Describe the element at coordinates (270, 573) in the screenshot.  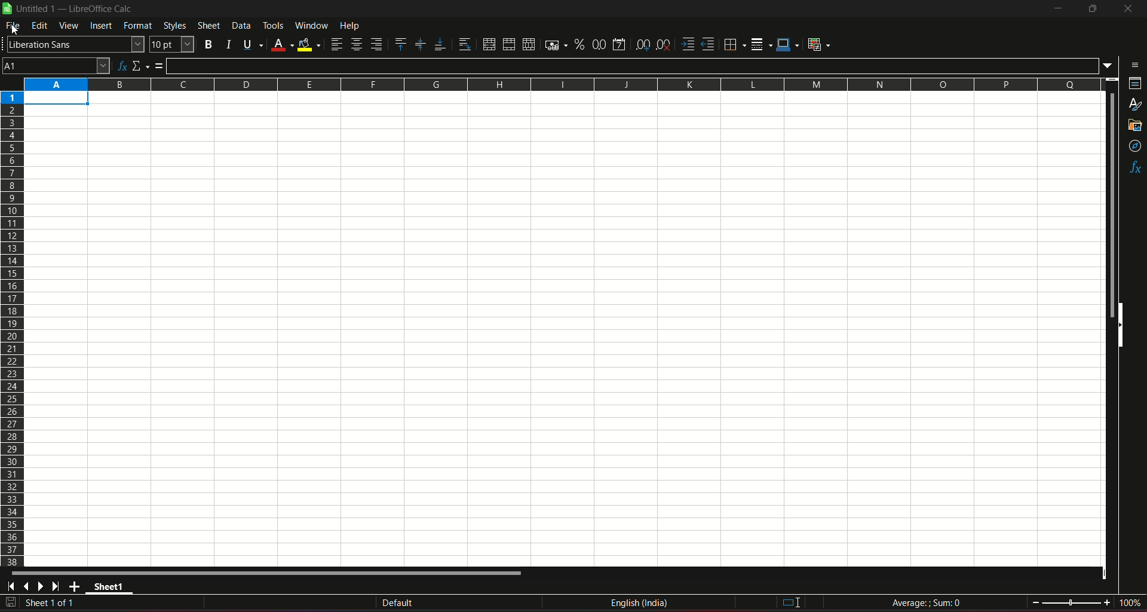
I see `horizontal scroll bar` at that location.